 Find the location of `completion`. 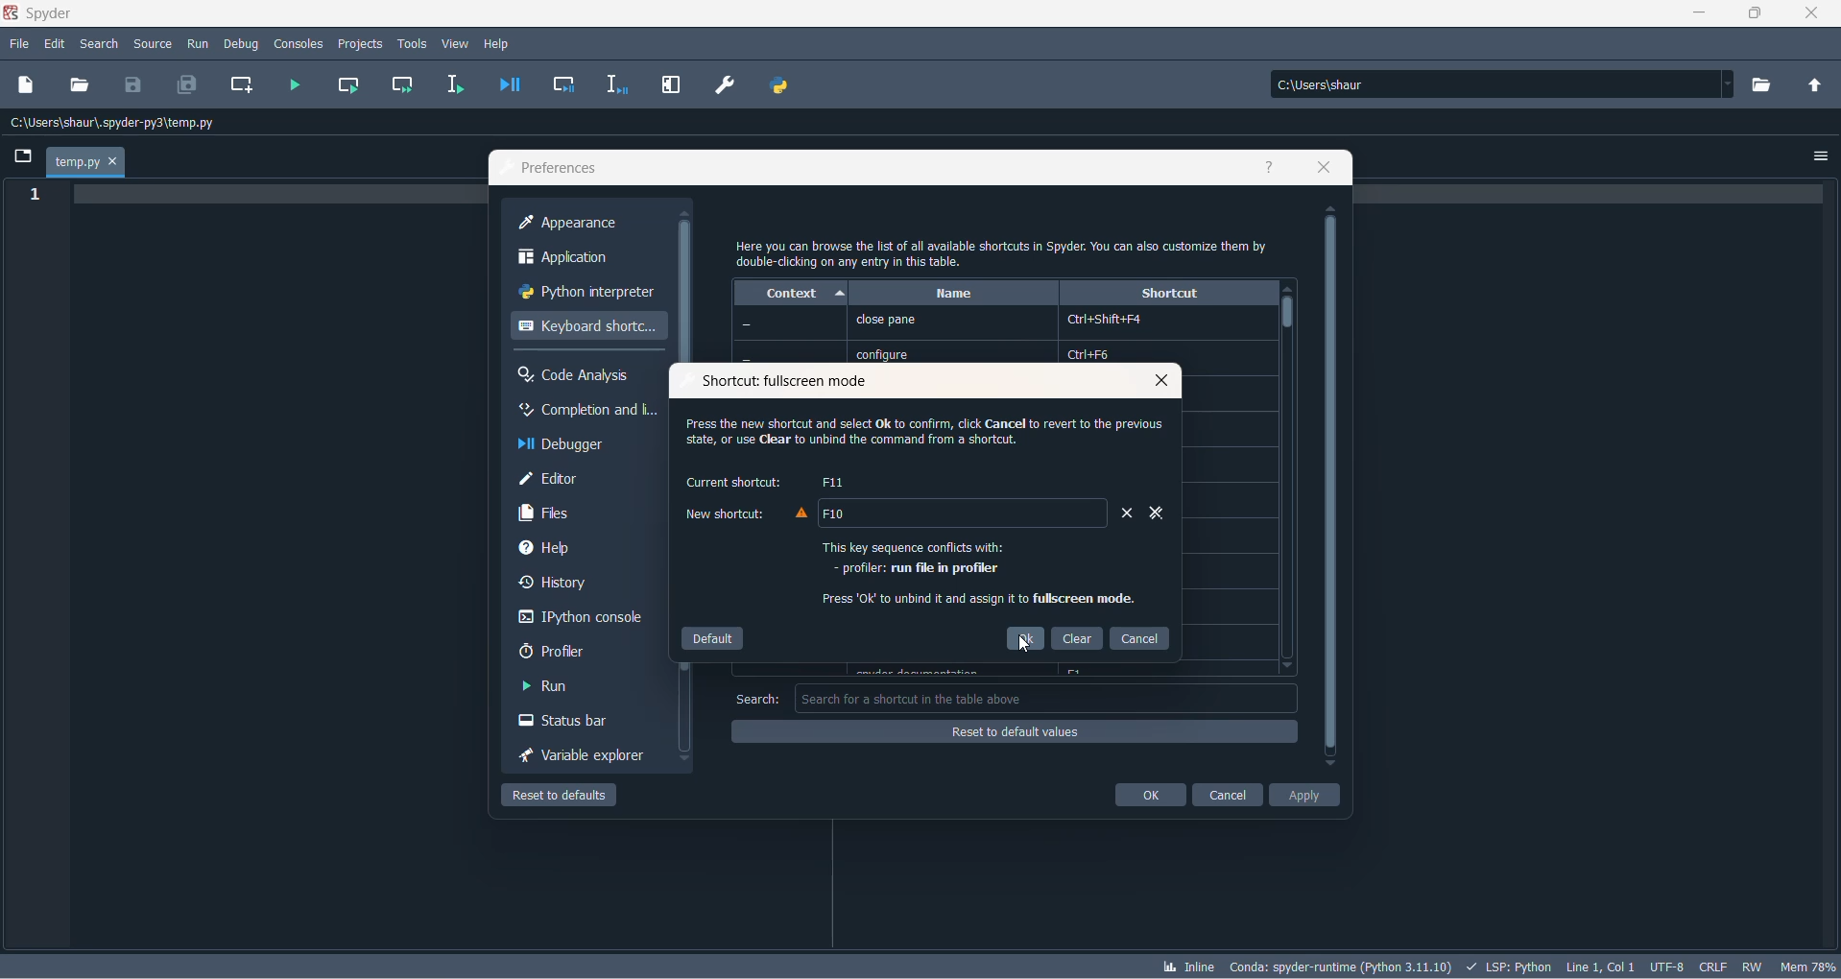

completion is located at coordinates (586, 412).